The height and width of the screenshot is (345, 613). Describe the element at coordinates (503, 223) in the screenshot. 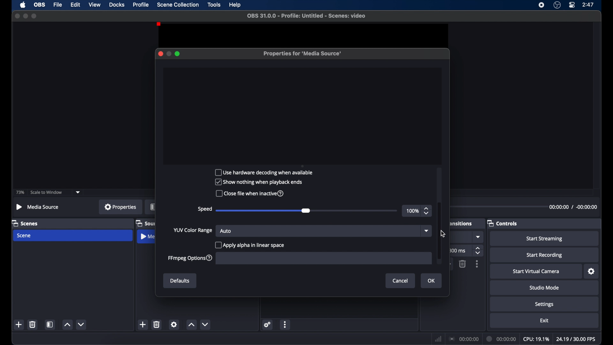

I see `controls` at that location.